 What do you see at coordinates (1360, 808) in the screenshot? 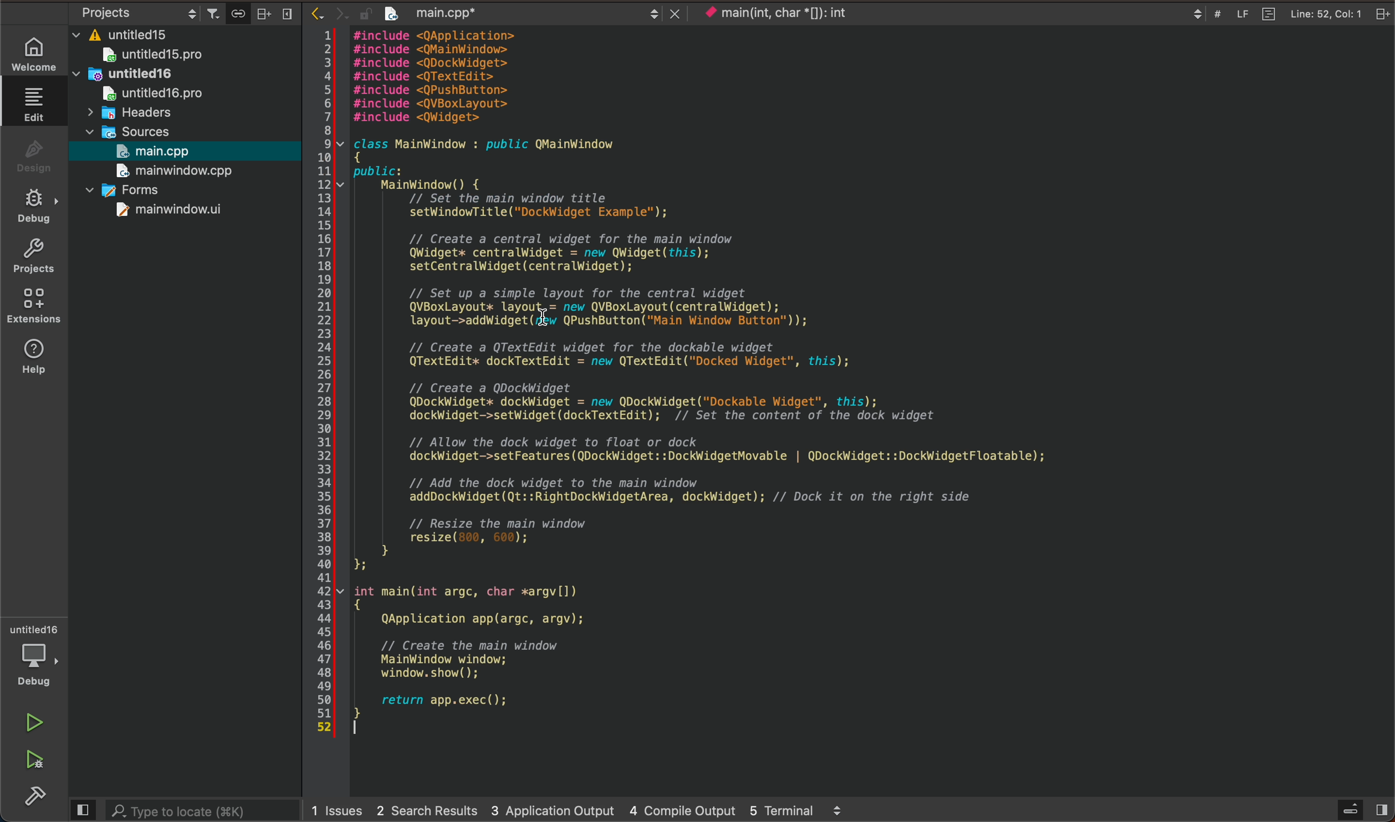
I see `sidebar open` at bounding box center [1360, 808].